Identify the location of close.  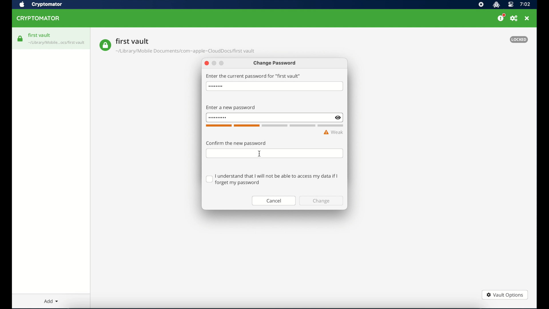
(206, 64).